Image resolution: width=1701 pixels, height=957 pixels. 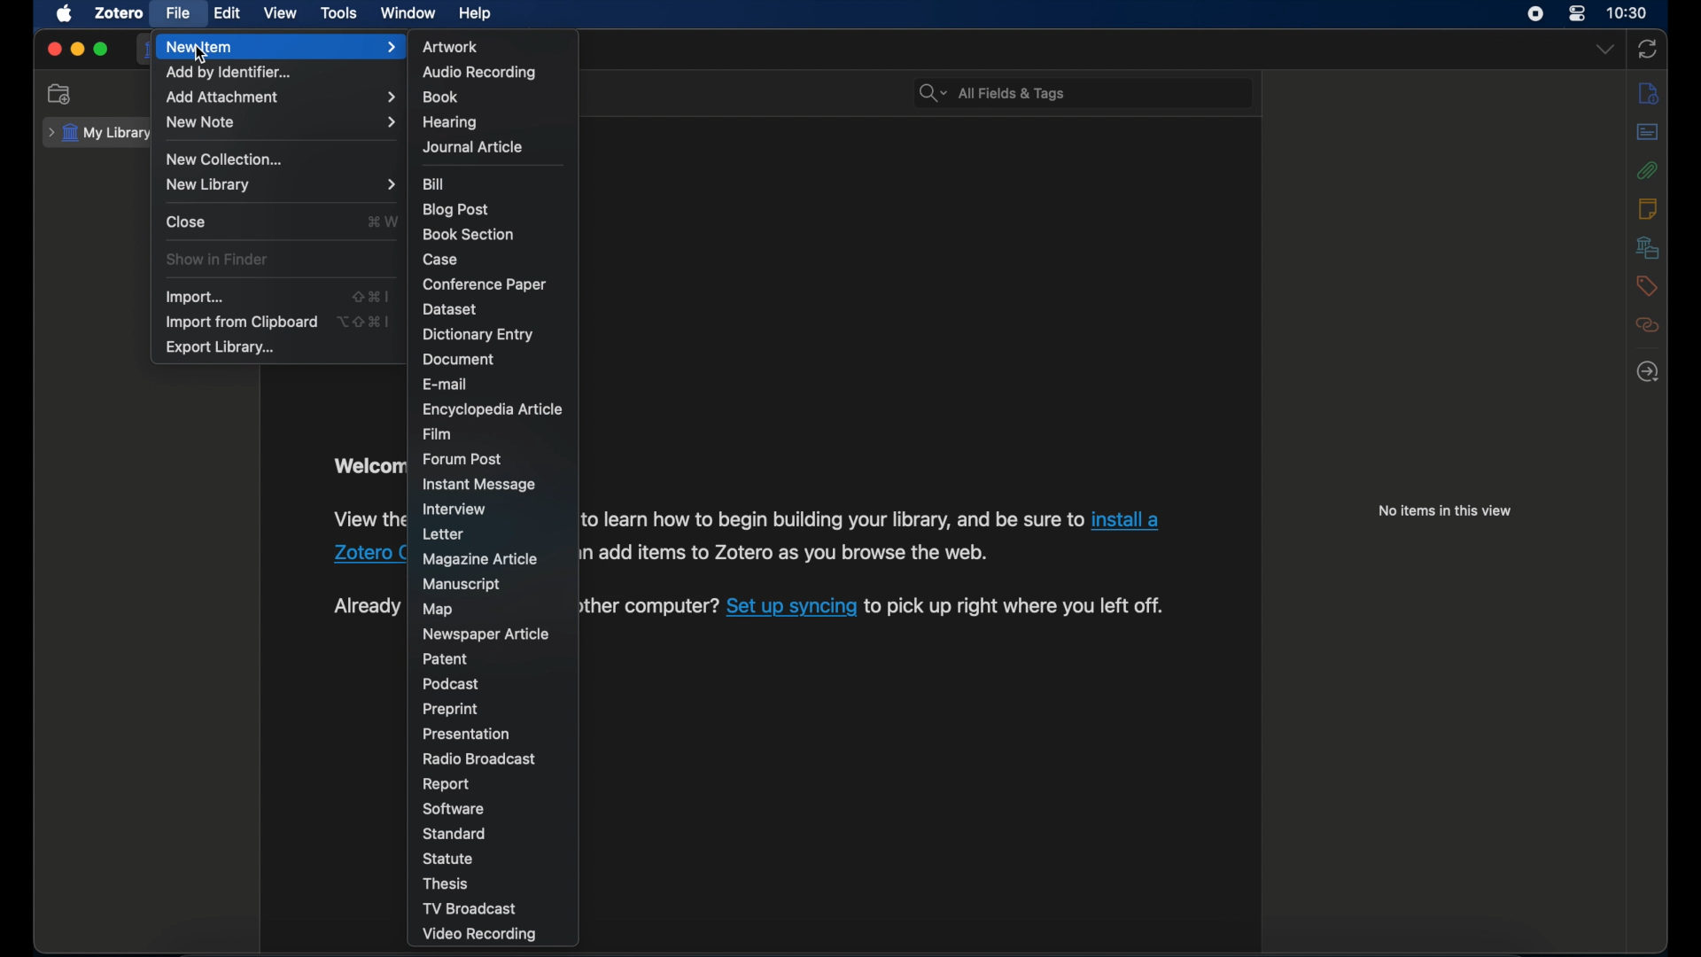 I want to click on shortcut, so click(x=371, y=296).